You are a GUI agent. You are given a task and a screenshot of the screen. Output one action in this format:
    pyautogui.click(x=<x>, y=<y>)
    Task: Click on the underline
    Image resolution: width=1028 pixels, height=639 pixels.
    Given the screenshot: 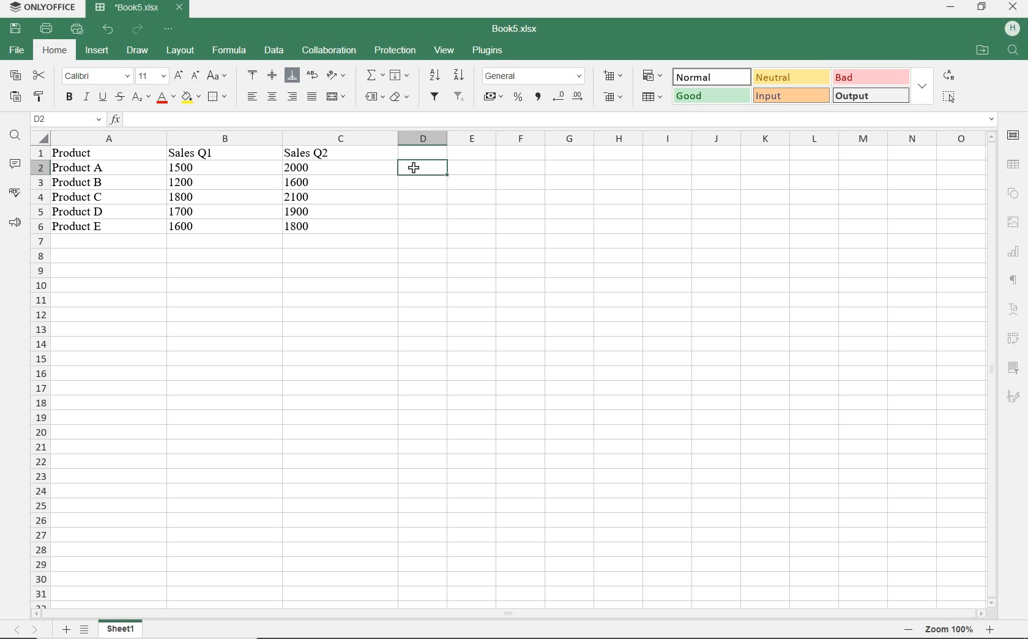 What is the action you would take?
    pyautogui.click(x=102, y=96)
    